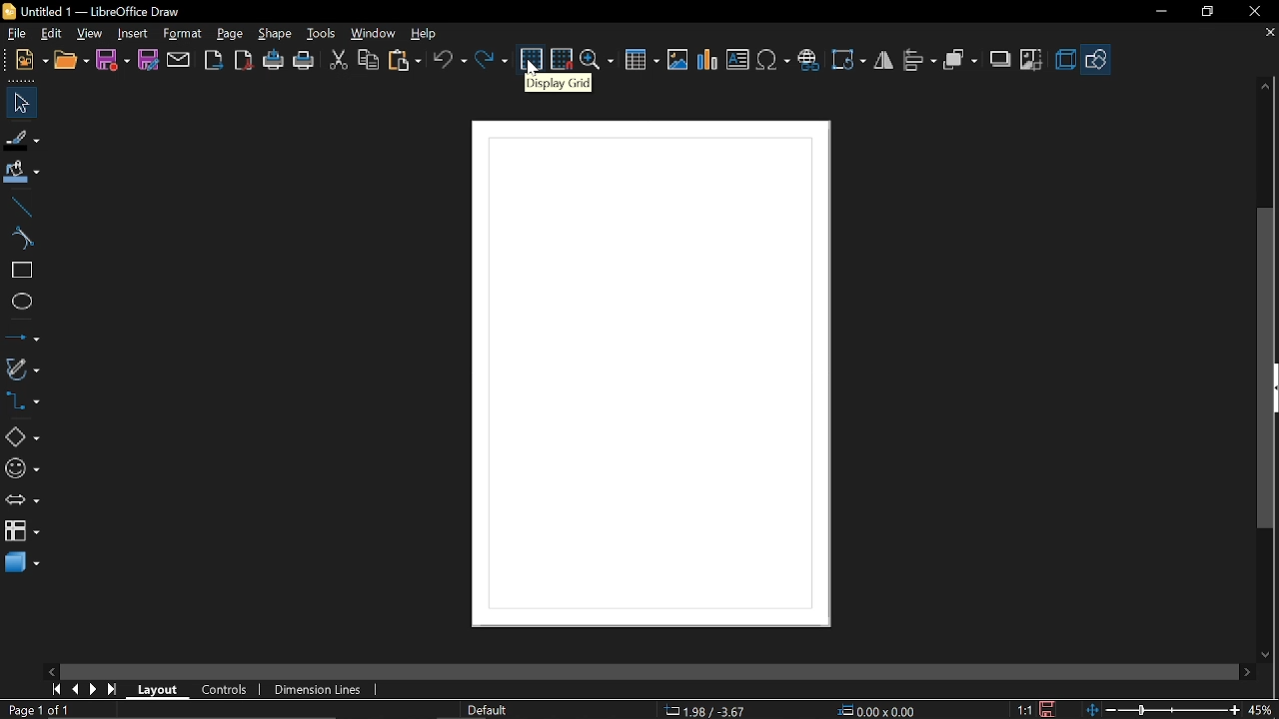 This screenshot has height=719, width=1279. I want to click on Import, so click(213, 62).